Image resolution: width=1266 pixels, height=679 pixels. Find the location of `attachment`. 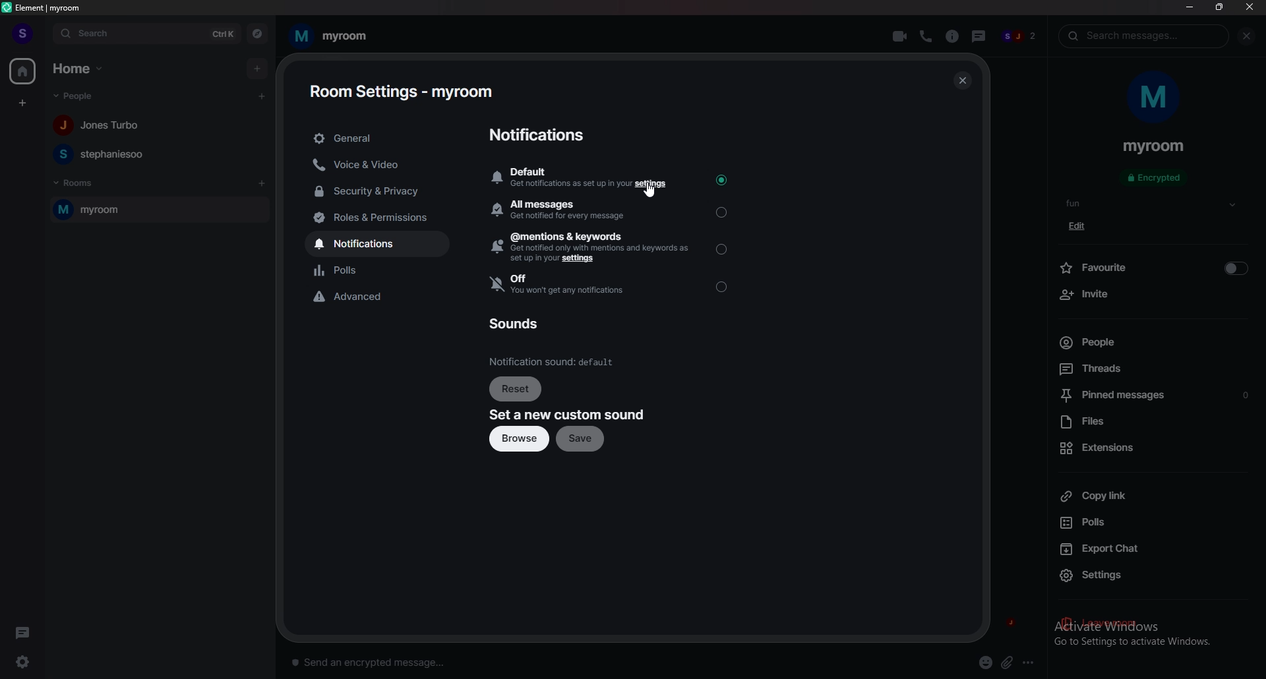

attachment is located at coordinates (1008, 663).